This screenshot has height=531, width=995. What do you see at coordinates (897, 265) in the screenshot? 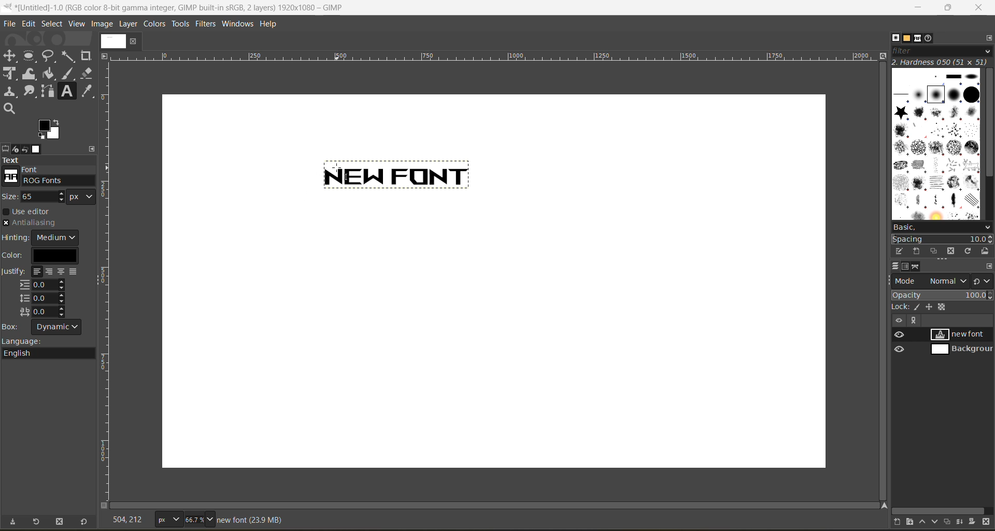
I see `layers` at bounding box center [897, 265].